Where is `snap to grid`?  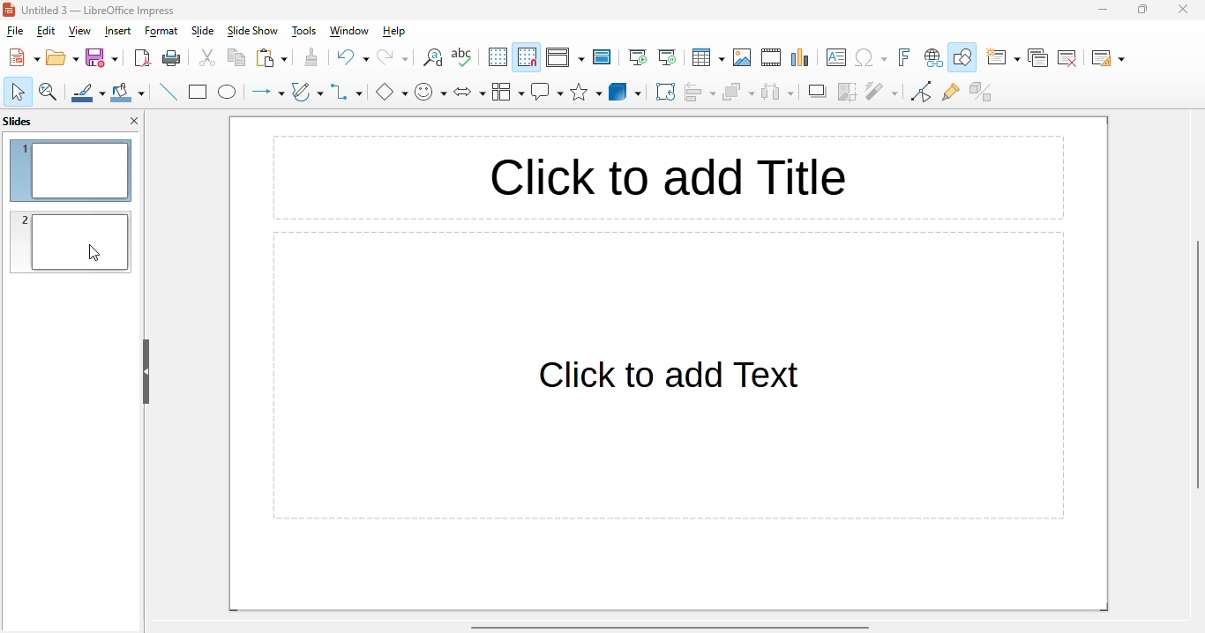 snap to grid is located at coordinates (527, 57).